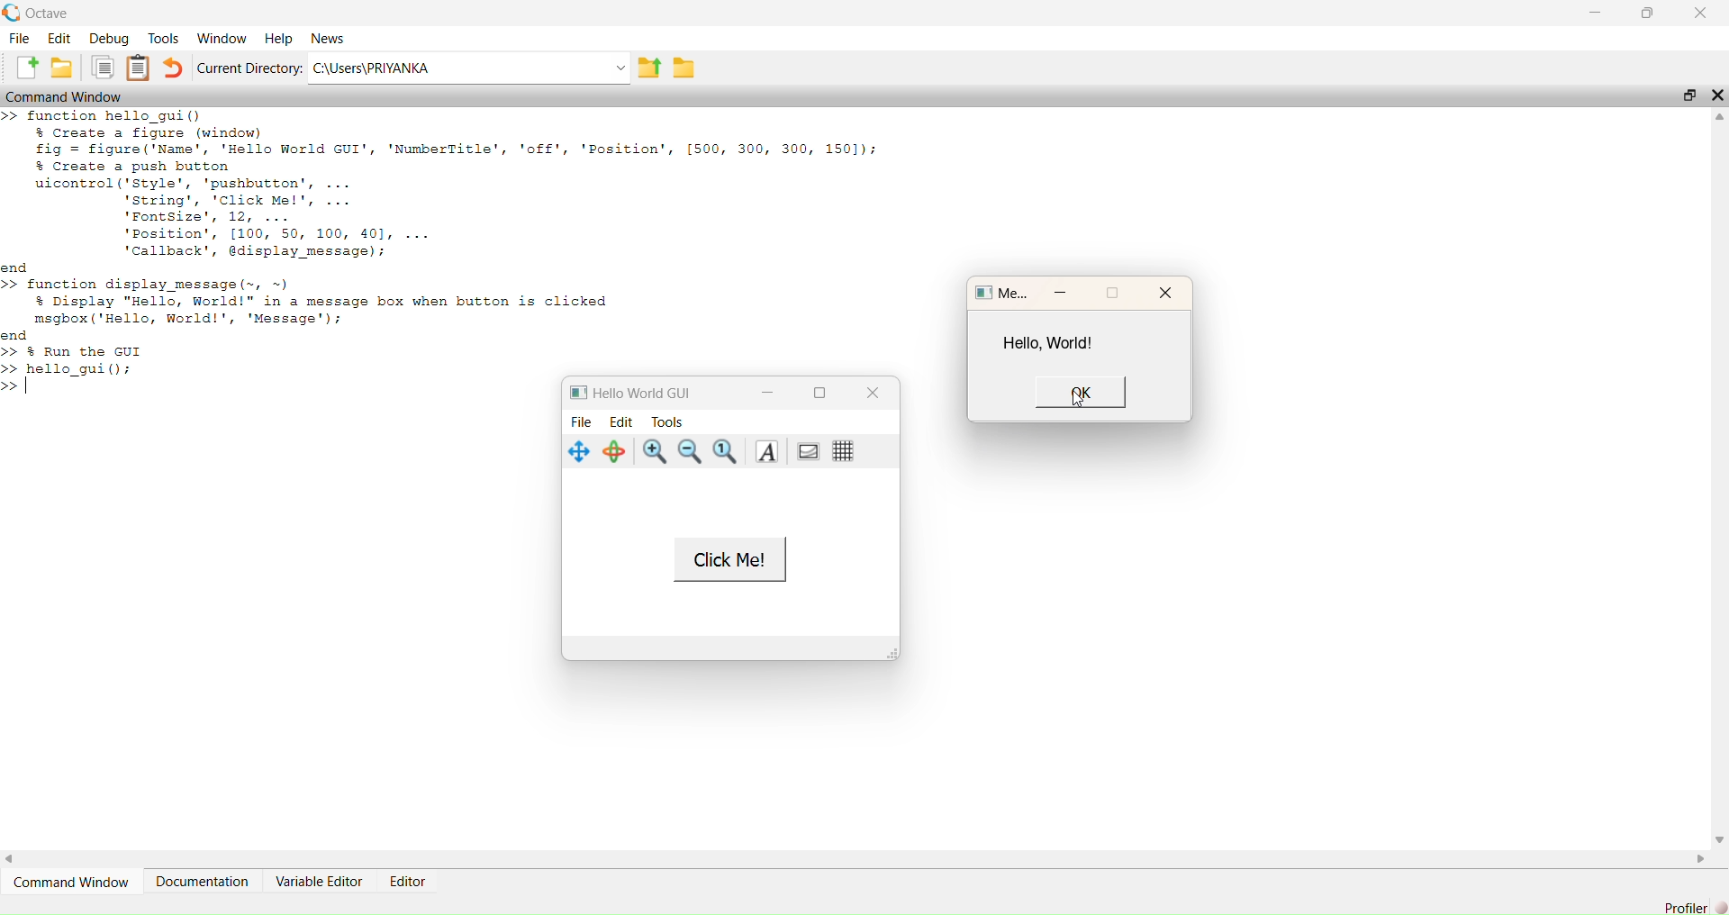 The image size is (1729, 915). I want to click on Hello, World!, so click(1051, 342).